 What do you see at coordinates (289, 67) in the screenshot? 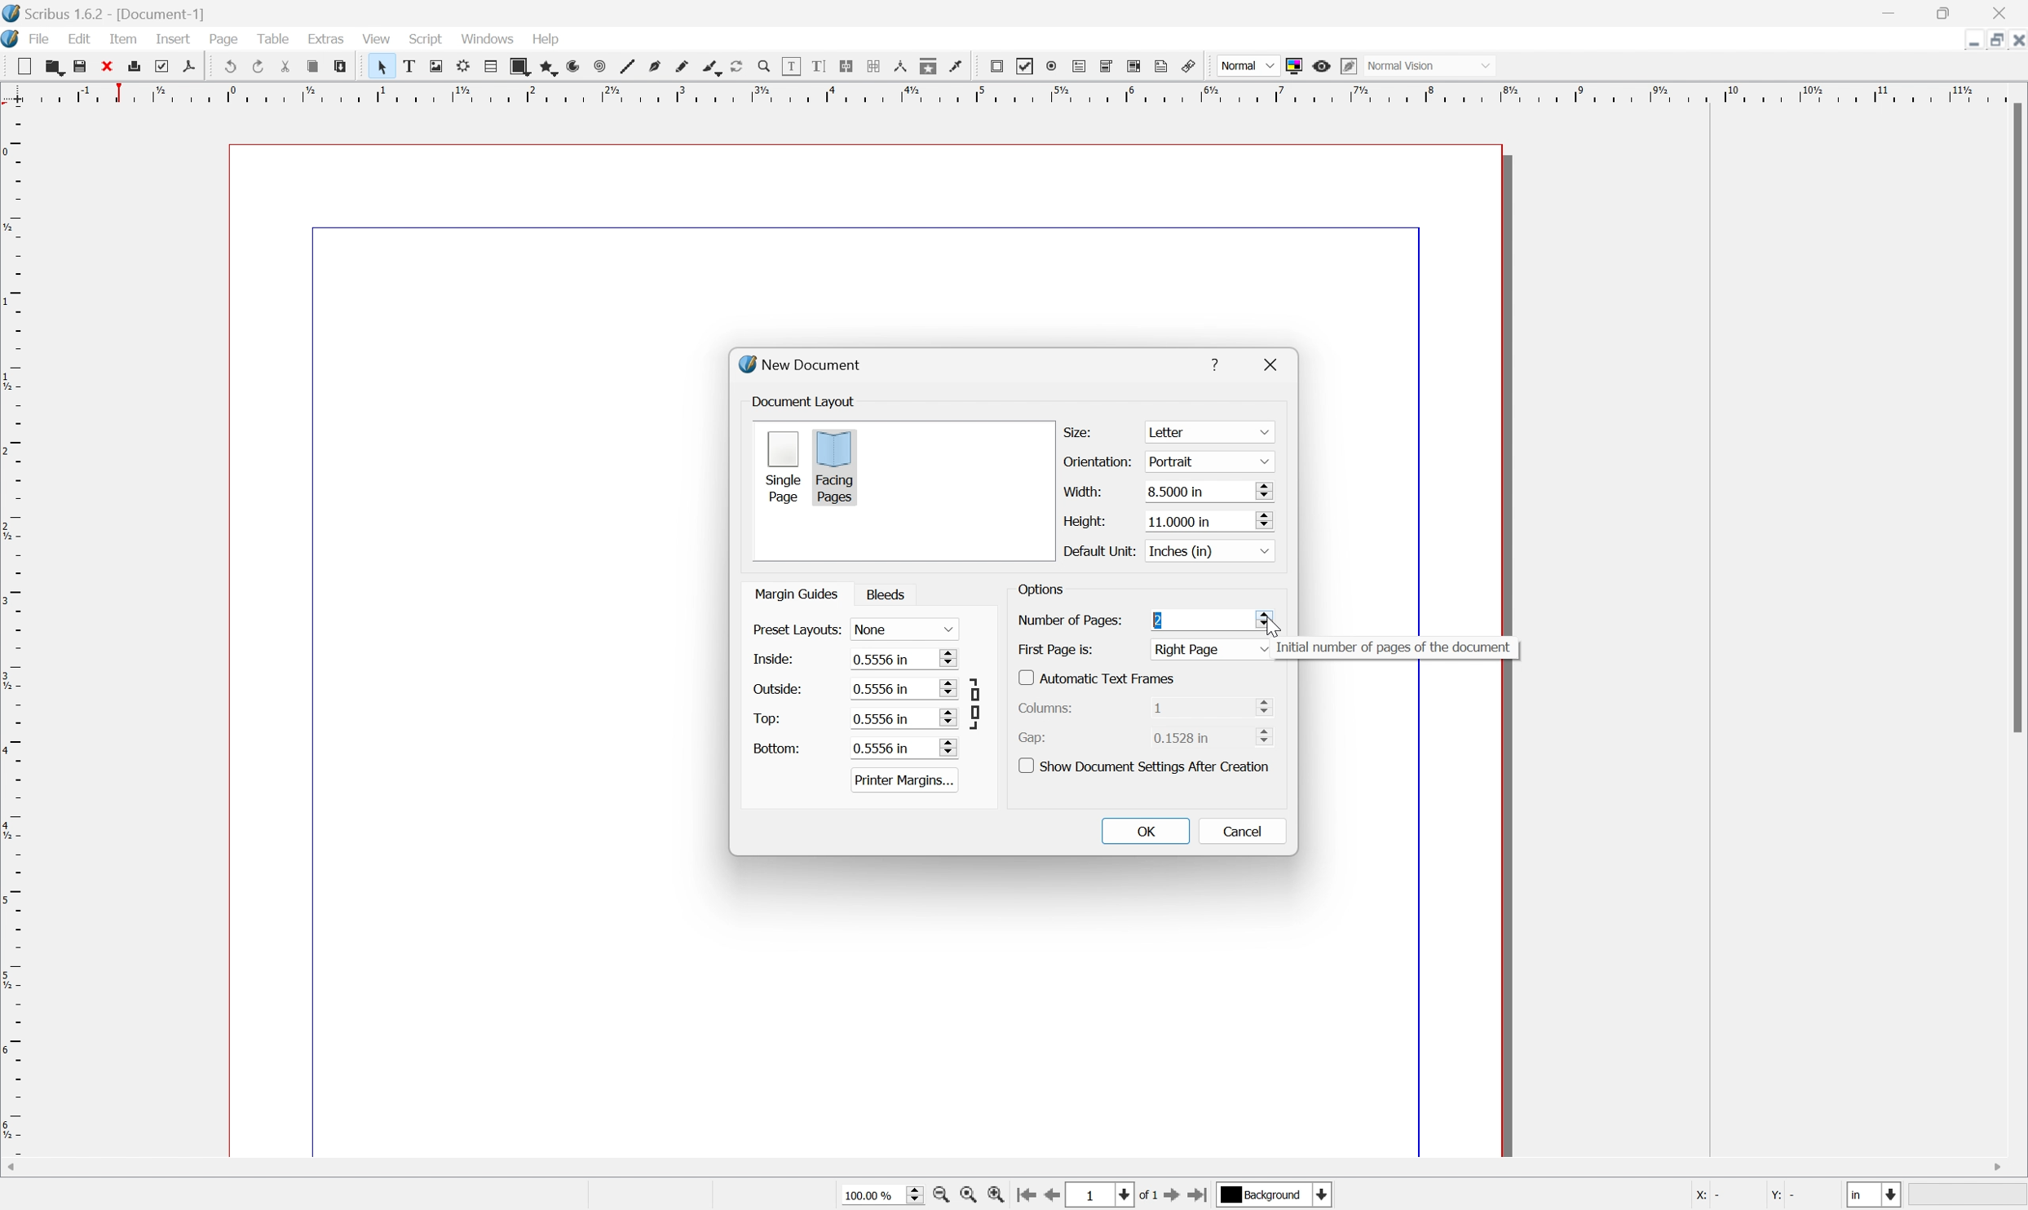
I see `Cut` at bounding box center [289, 67].